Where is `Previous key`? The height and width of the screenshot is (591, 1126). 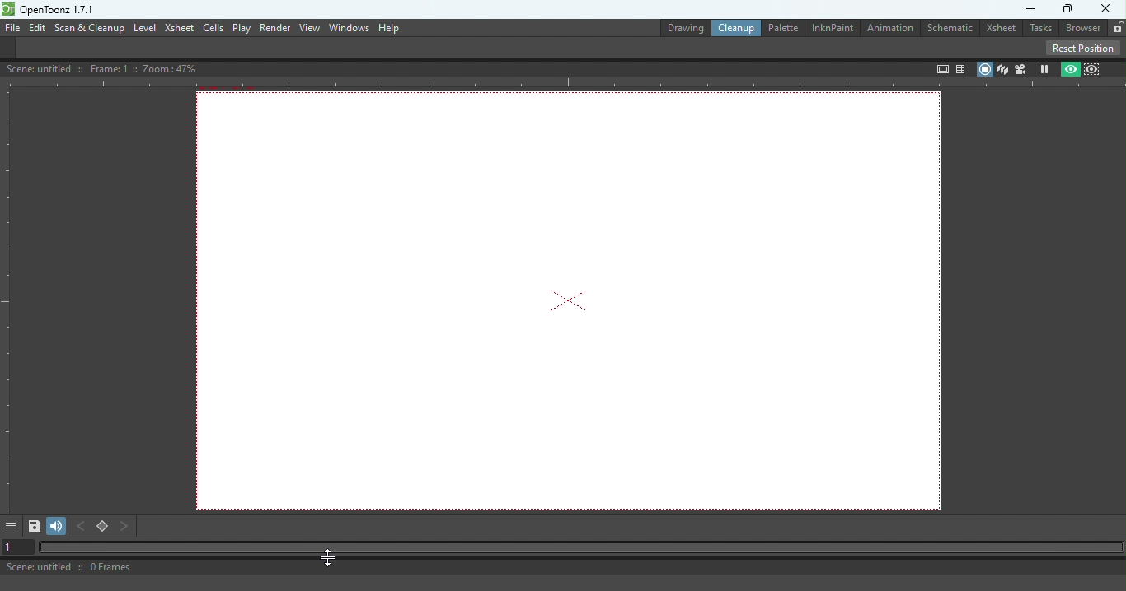
Previous key is located at coordinates (80, 526).